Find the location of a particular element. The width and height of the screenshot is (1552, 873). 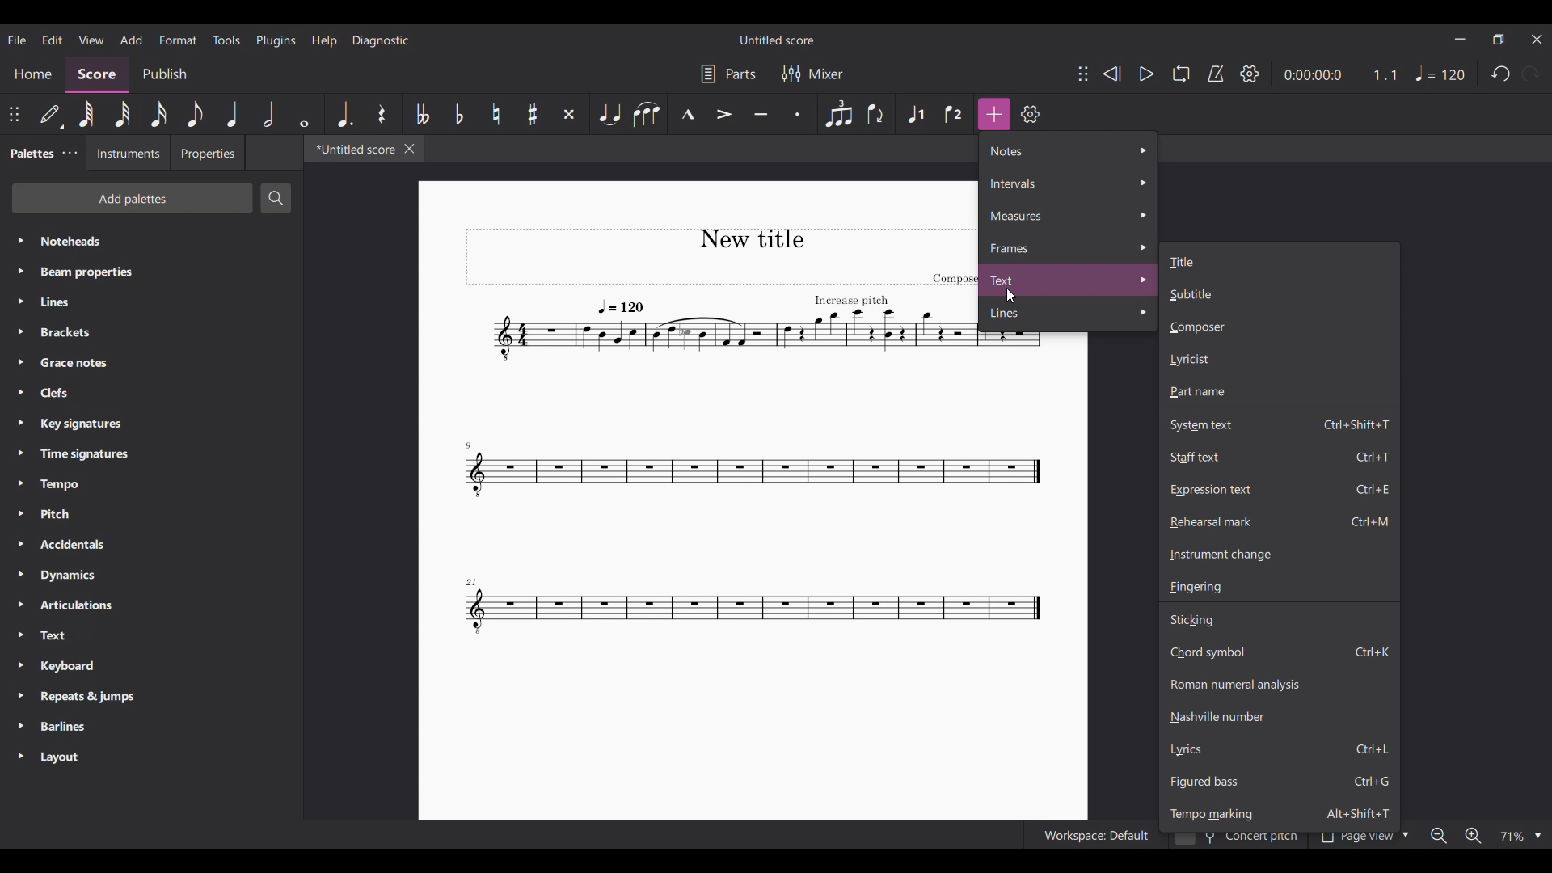

*Untitled score, current tab is located at coordinates (352, 148).